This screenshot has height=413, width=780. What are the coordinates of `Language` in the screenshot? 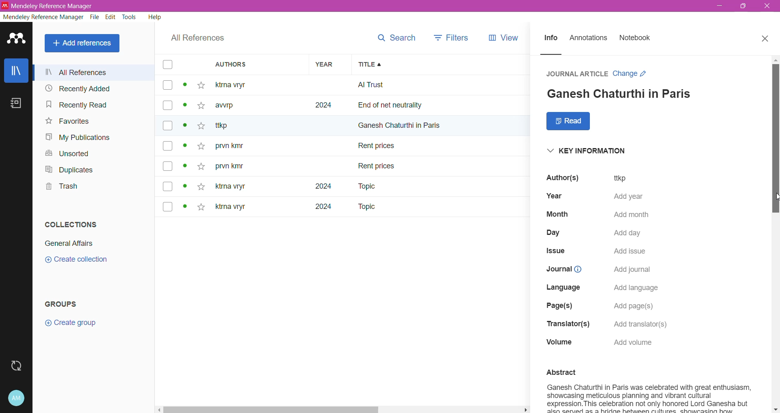 It's located at (561, 289).